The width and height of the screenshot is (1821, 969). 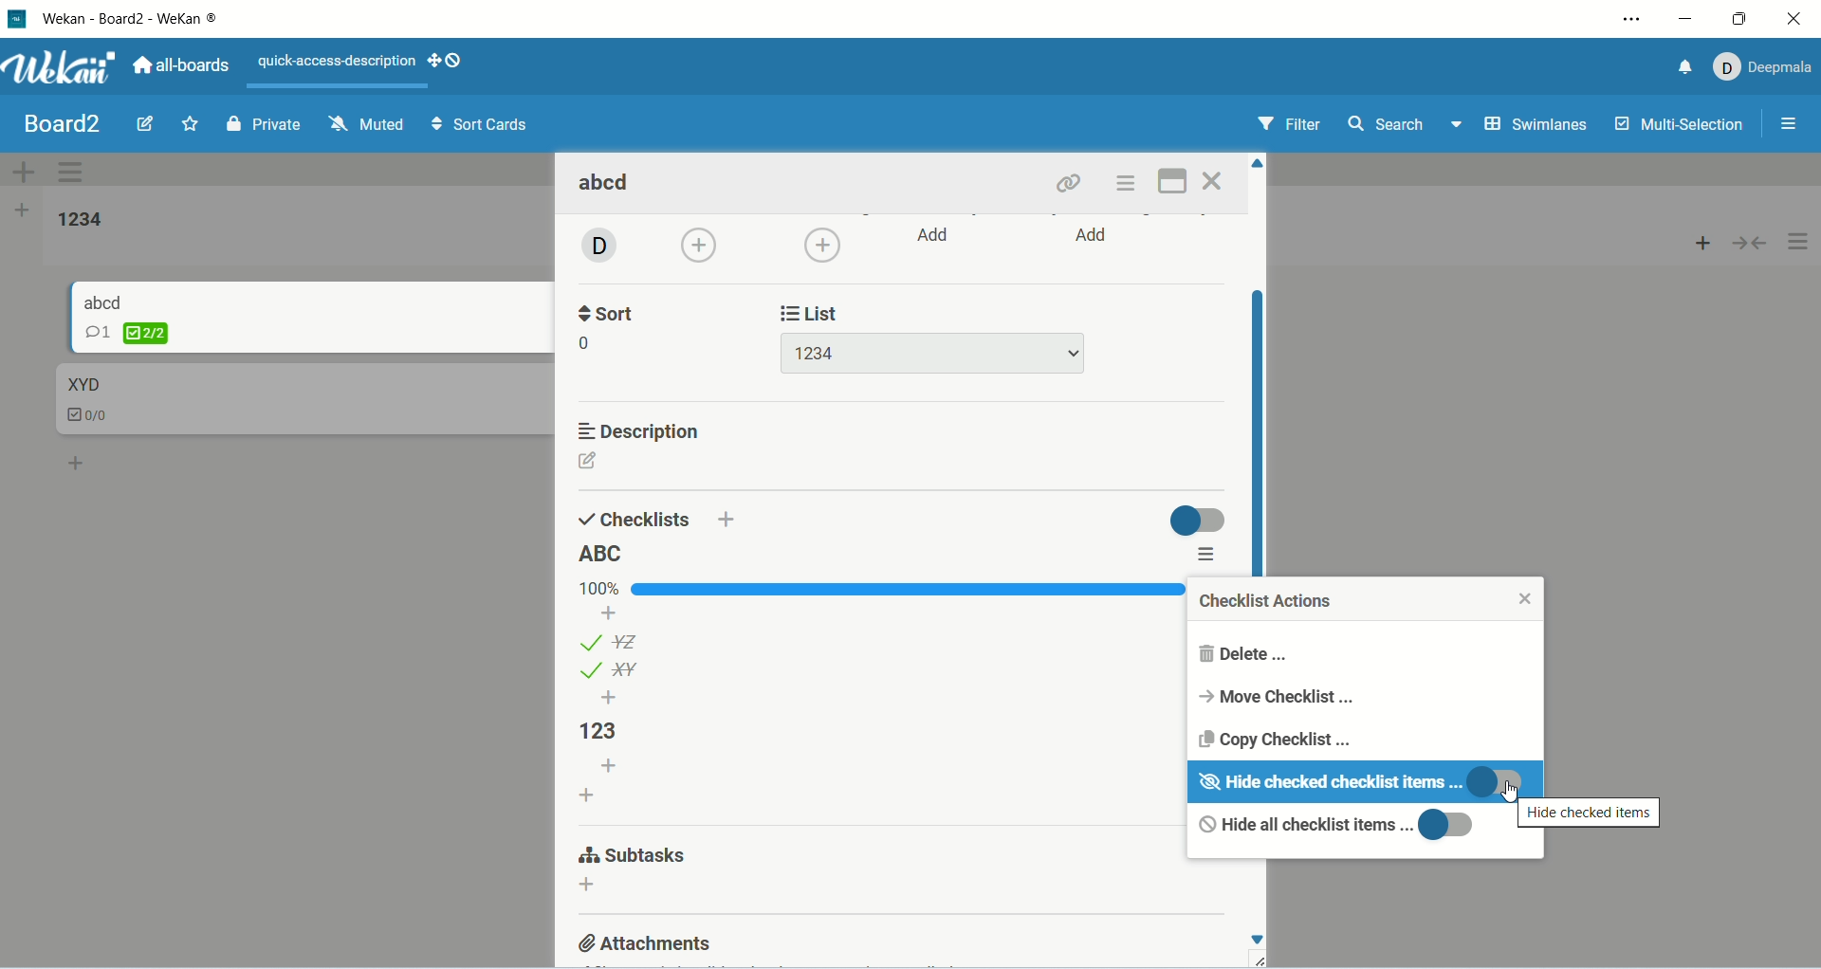 I want to click on toggle button, so click(x=1196, y=521).